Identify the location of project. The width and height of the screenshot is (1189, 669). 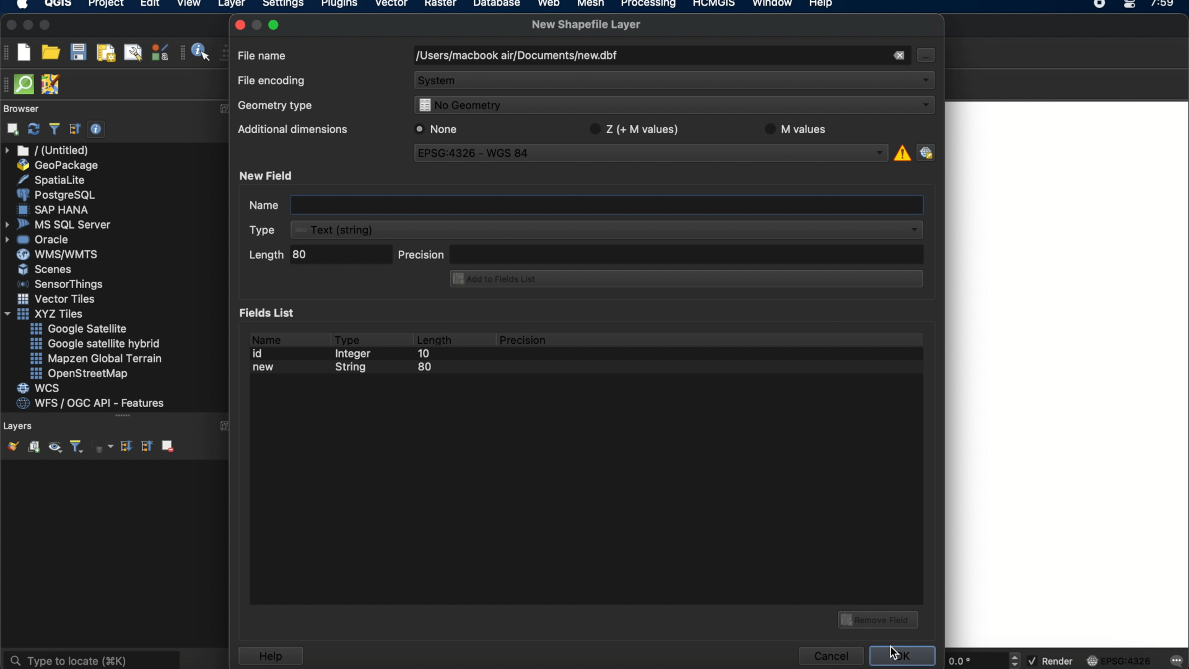
(104, 5).